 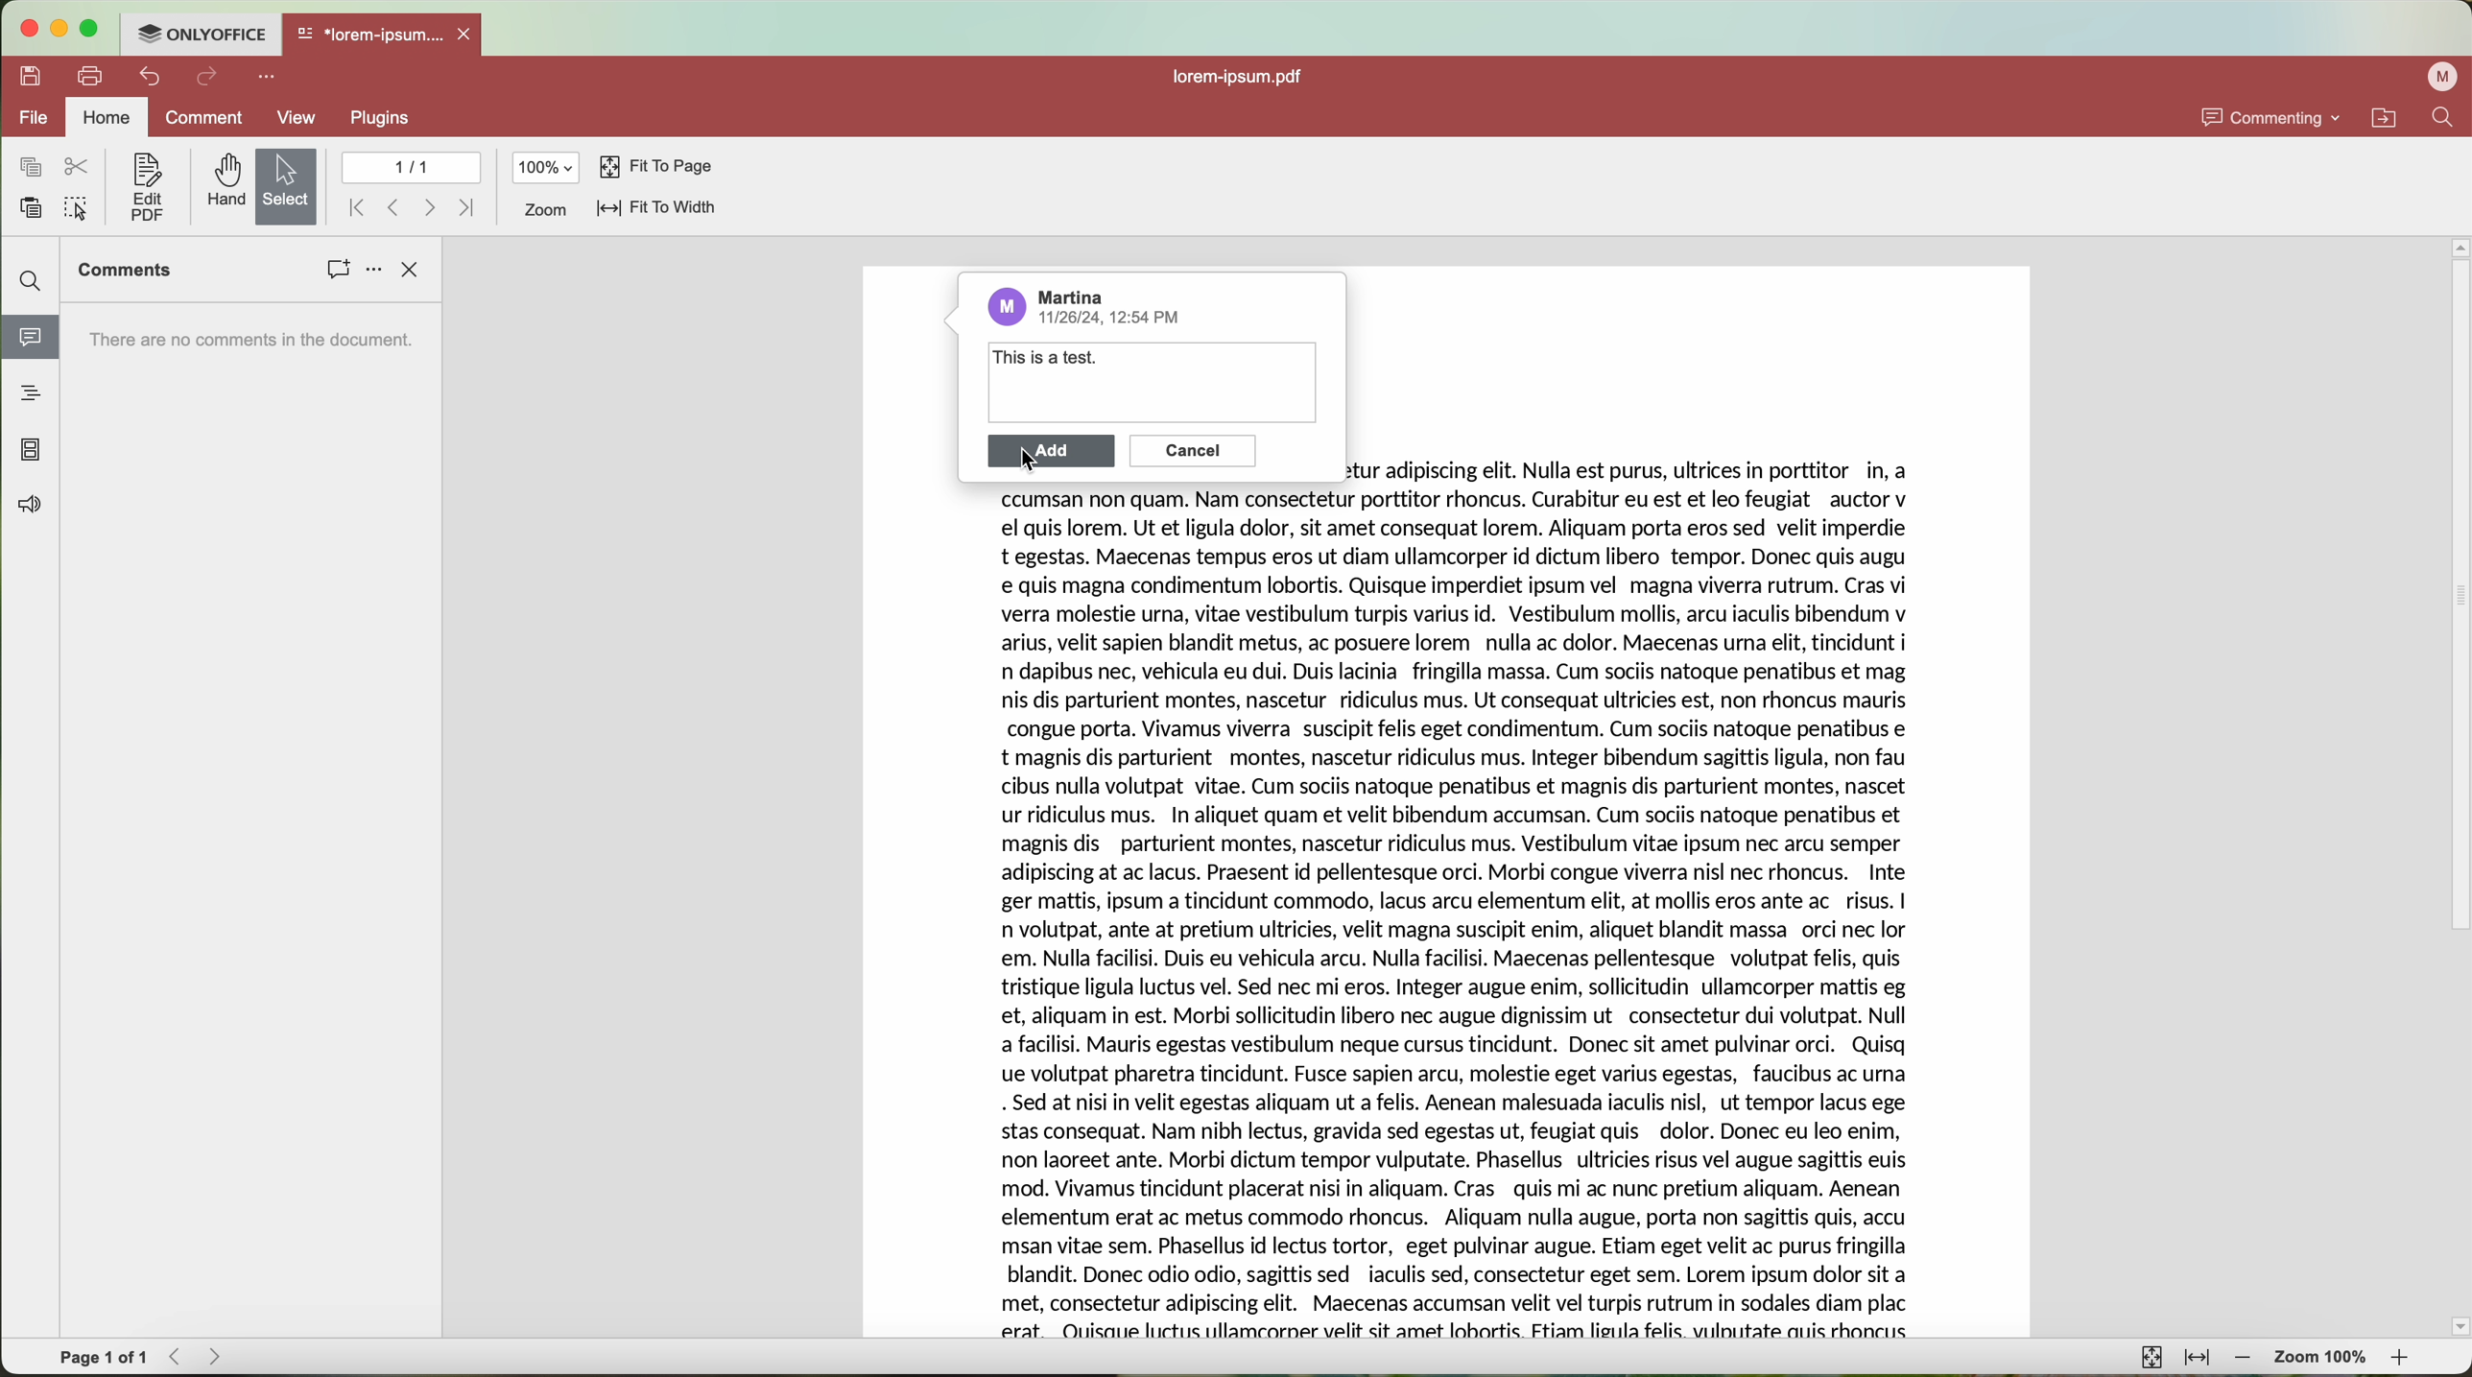 I want to click on click on comments, so click(x=29, y=341).